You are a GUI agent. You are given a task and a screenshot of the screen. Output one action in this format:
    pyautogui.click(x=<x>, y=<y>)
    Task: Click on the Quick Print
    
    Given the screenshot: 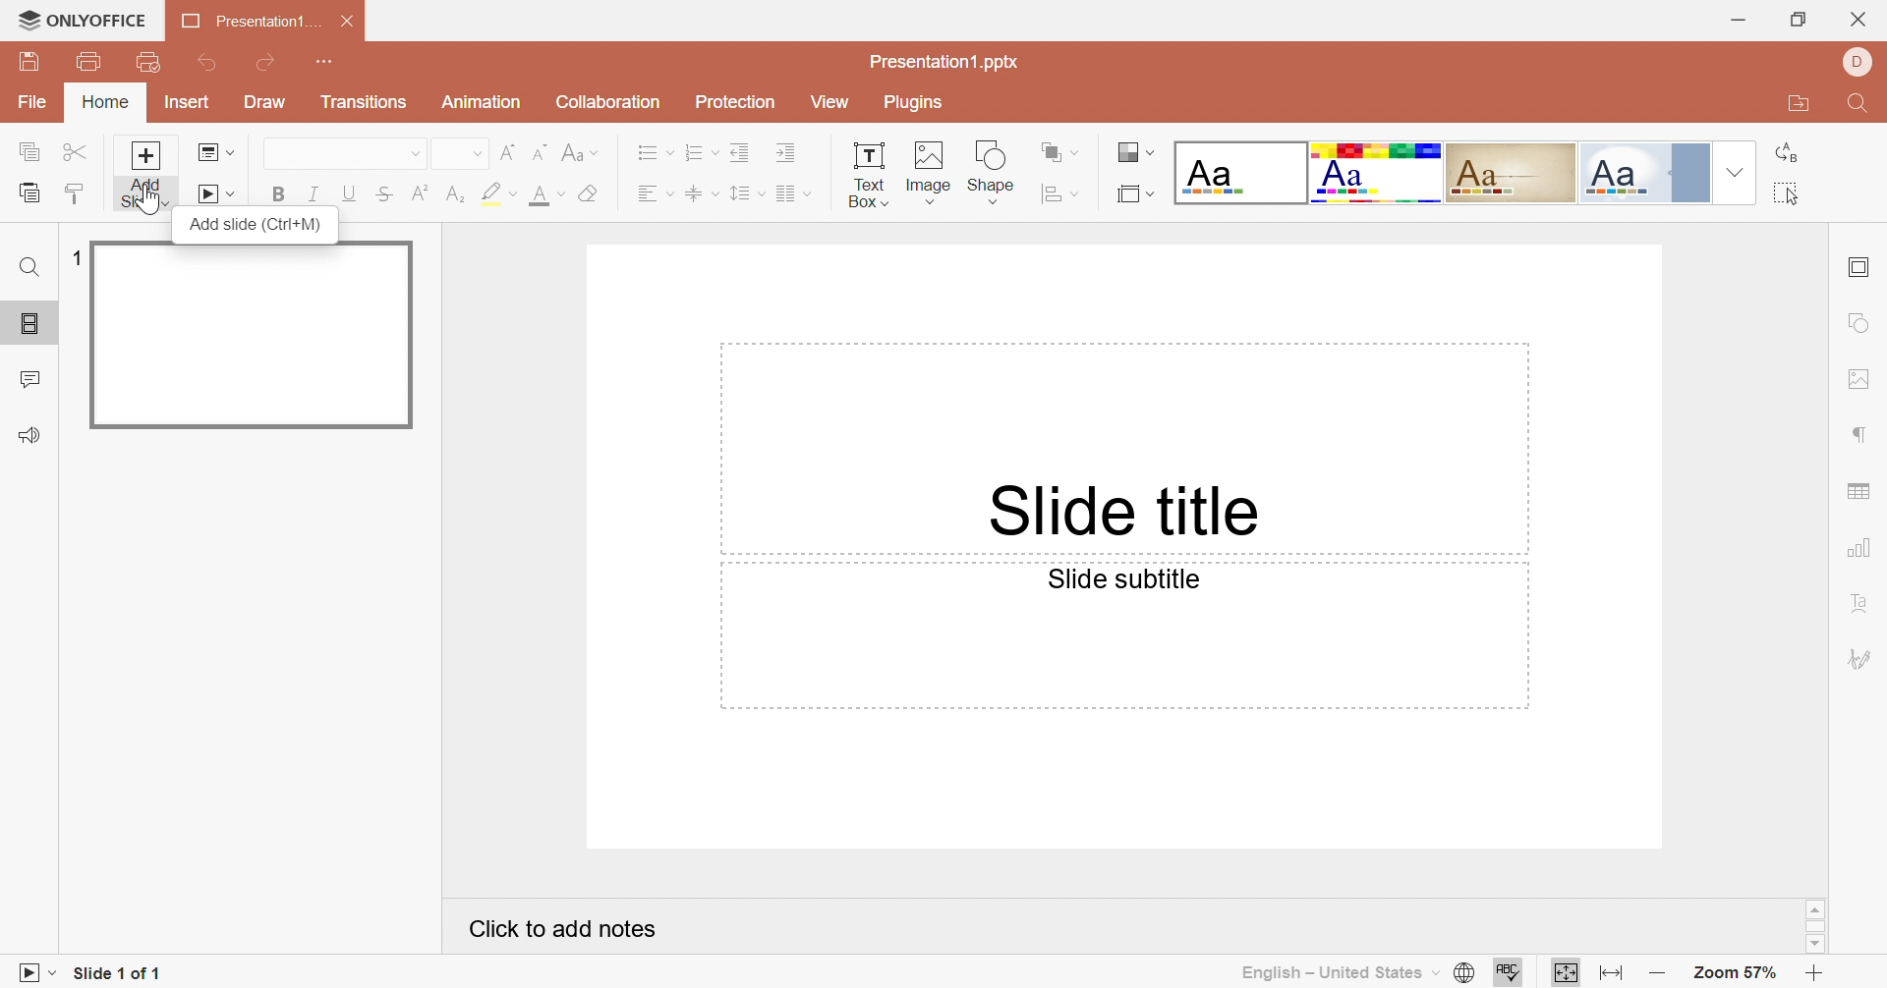 What is the action you would take?
    pyautogui.click(x=148, y=61)
    